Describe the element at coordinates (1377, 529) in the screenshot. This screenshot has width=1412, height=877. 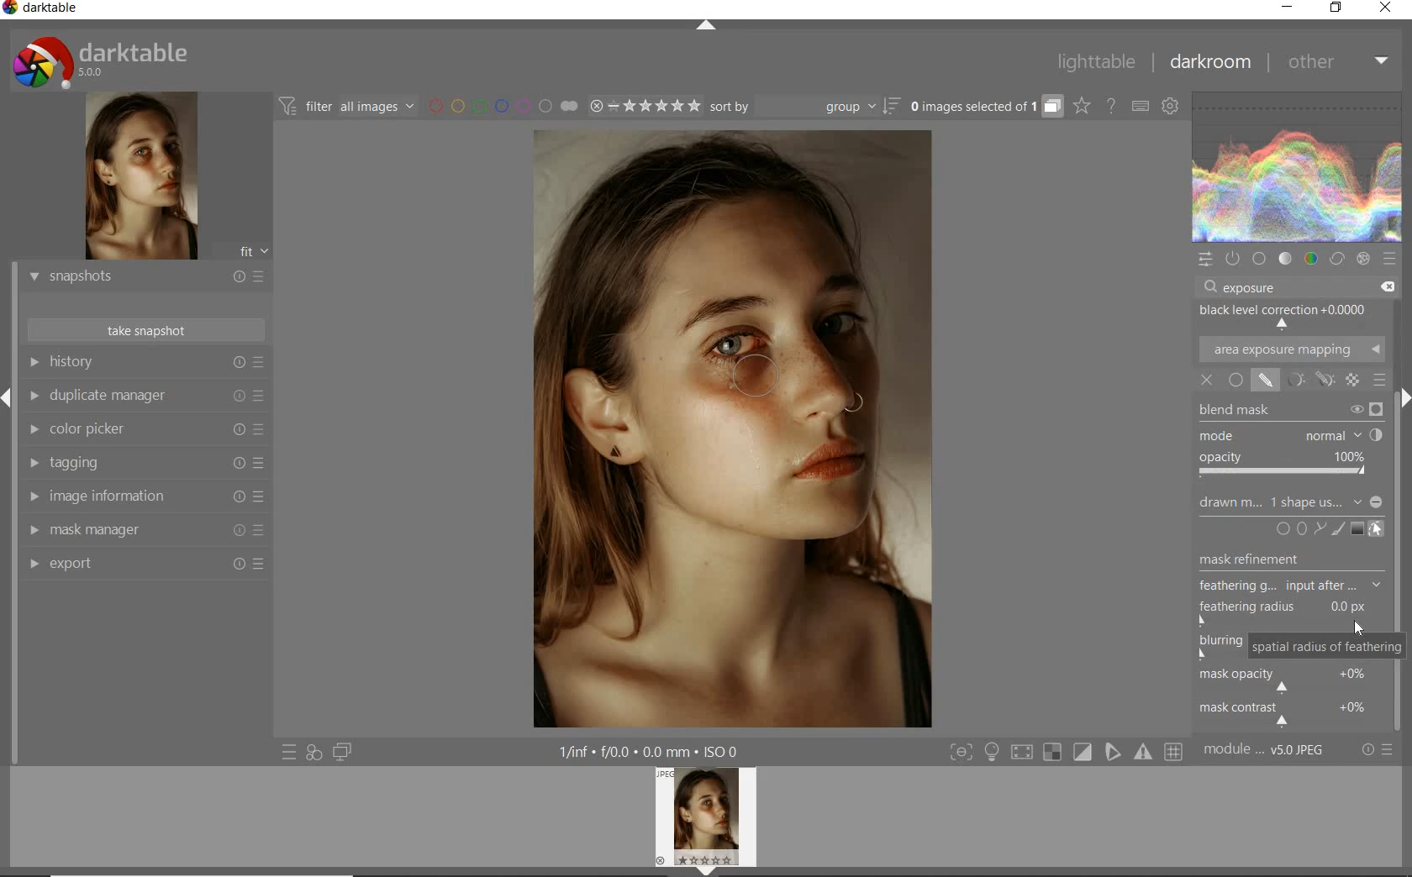
I see `SHOW AND EDIT MASK ELEMENT` at that location.